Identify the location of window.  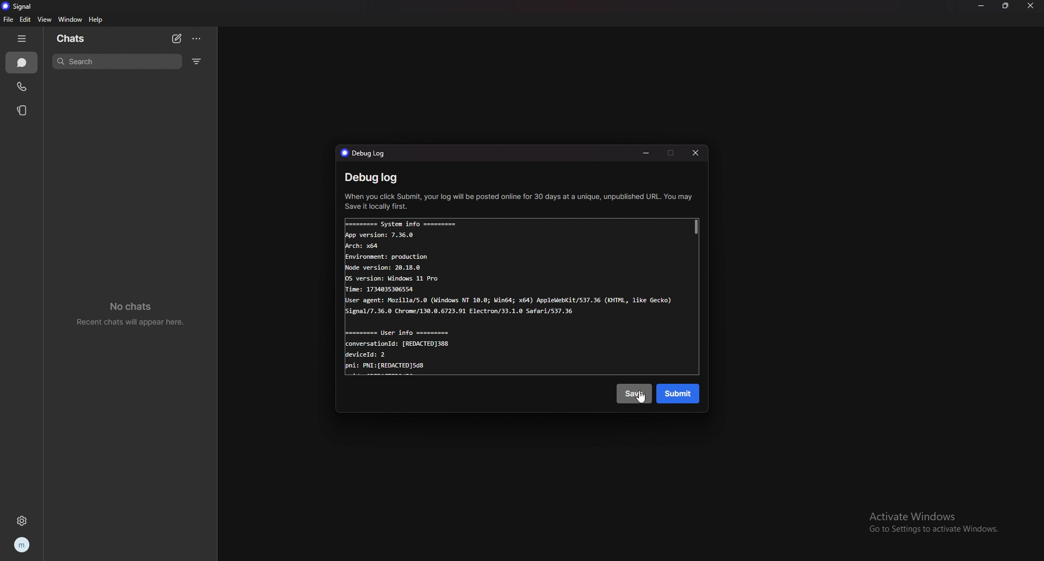
(71, 20).